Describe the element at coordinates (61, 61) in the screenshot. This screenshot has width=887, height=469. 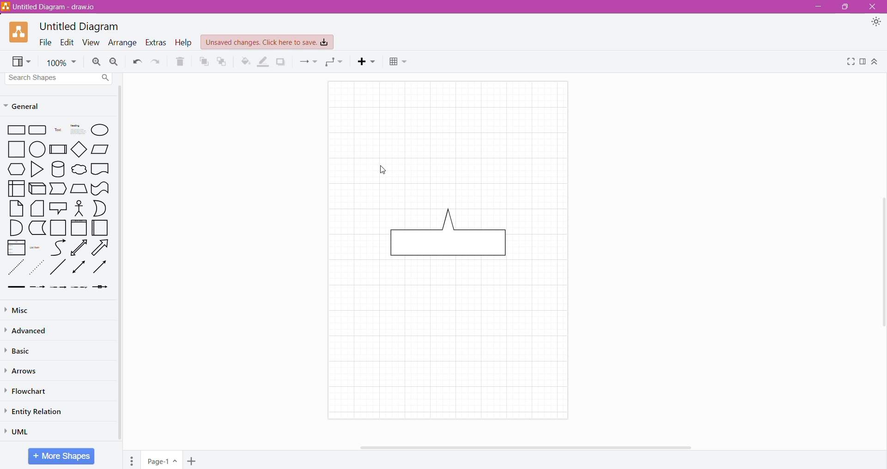
I see `Zoom` at that location.